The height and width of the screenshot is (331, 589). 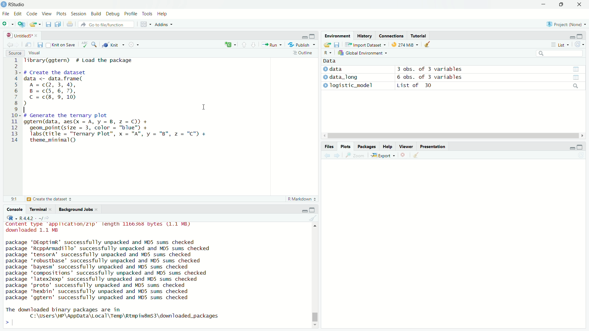 What do you see at coordinates (364, 44) in the screenshot?
I see `Import Dataset` at bounding box center [364, 44].